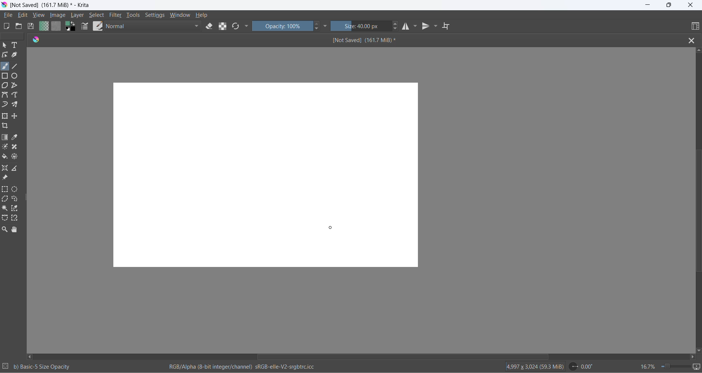  What do you see at coordinates (405, 27) in the screenshot?
I see `horizontal mirror tool` at bounding box center [405, 27].